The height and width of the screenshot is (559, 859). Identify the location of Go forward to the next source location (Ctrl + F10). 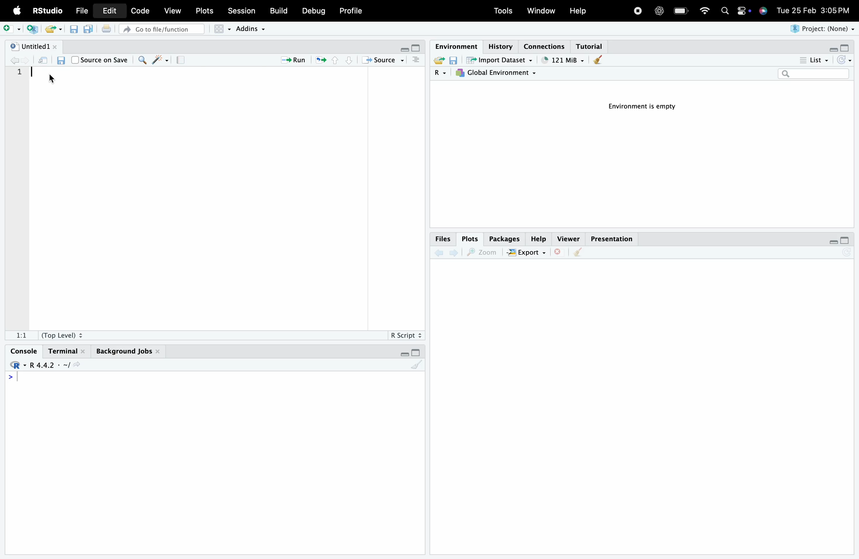
(455, 252).